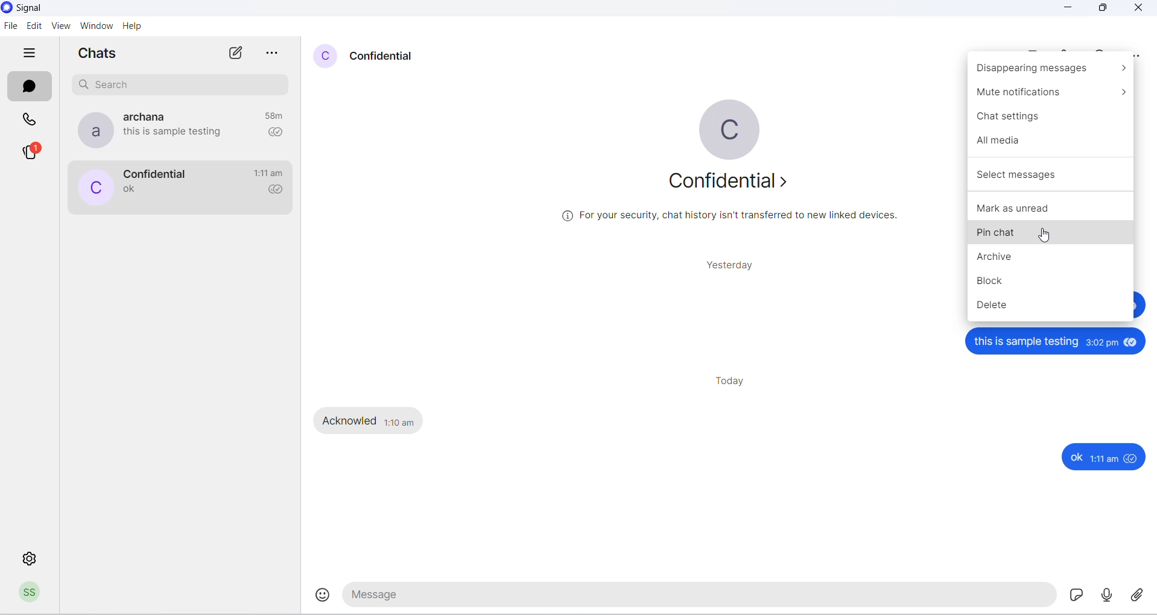  Describe the element at coordinates (1050, 304) in the screenshot. I see `delete` at that location.